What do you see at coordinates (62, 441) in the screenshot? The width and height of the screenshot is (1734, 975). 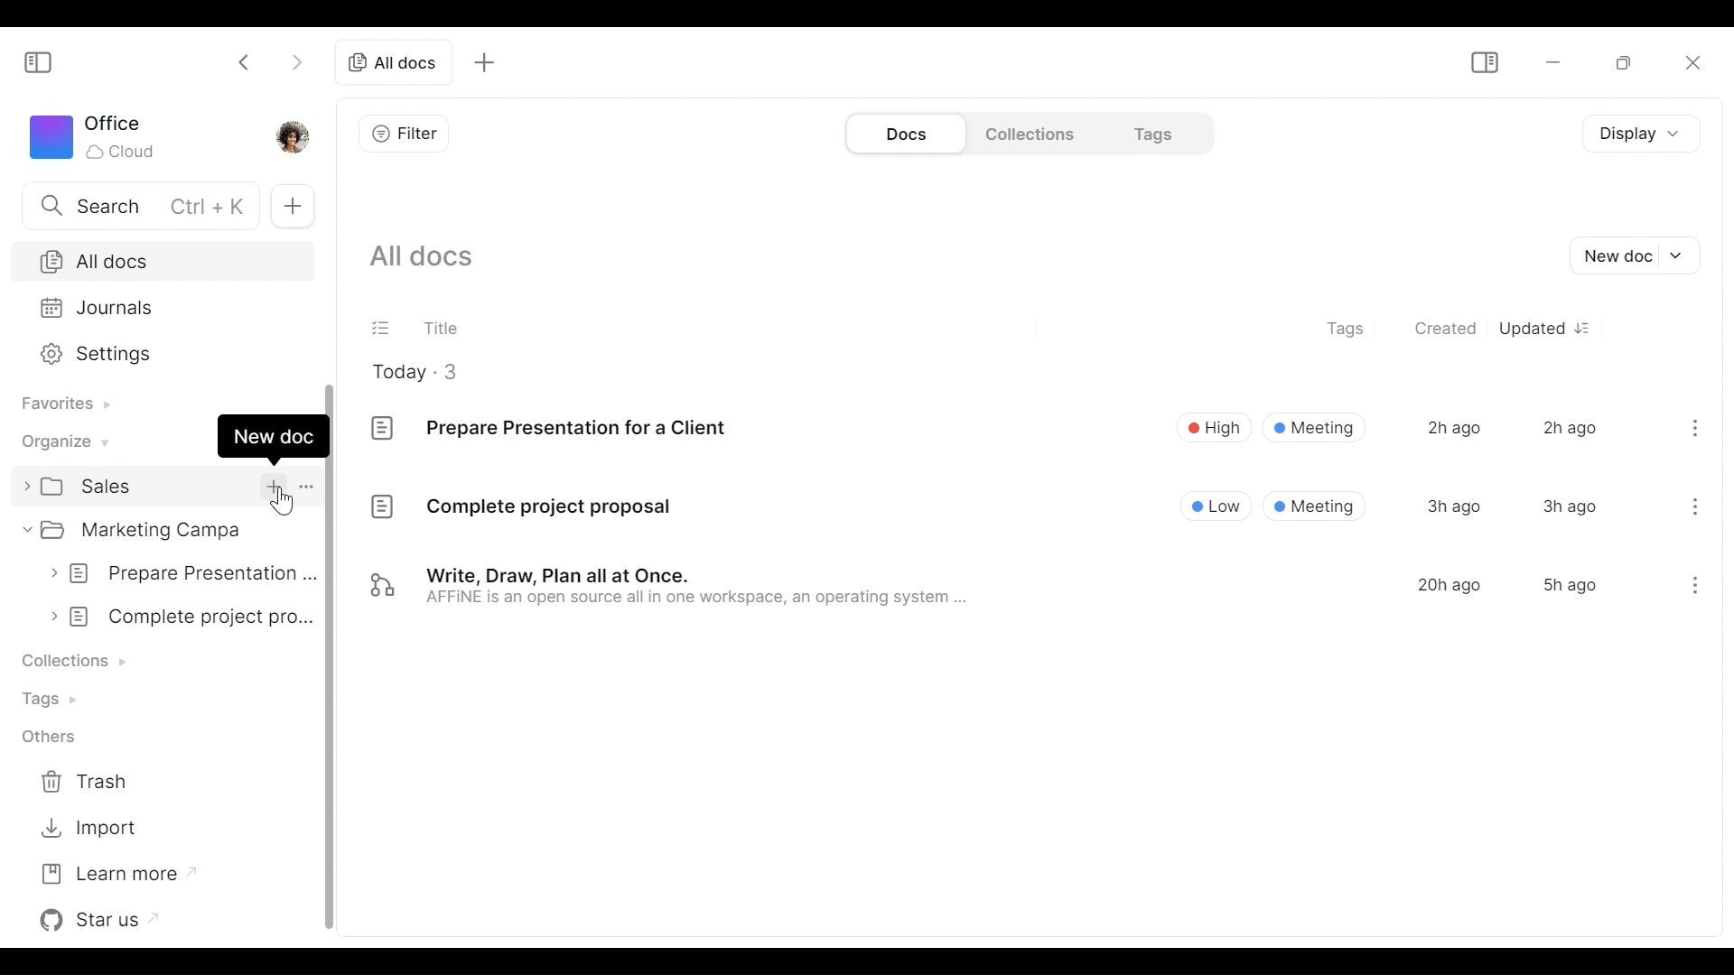 I see `Organize` at bounding box center [62, 441].